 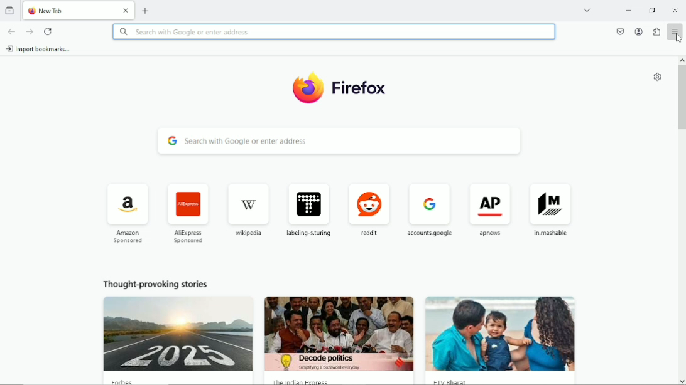 What do you see at coordinates (628, 9) in the screenshot?
I see `minimize` at bounding box center [628, 9].